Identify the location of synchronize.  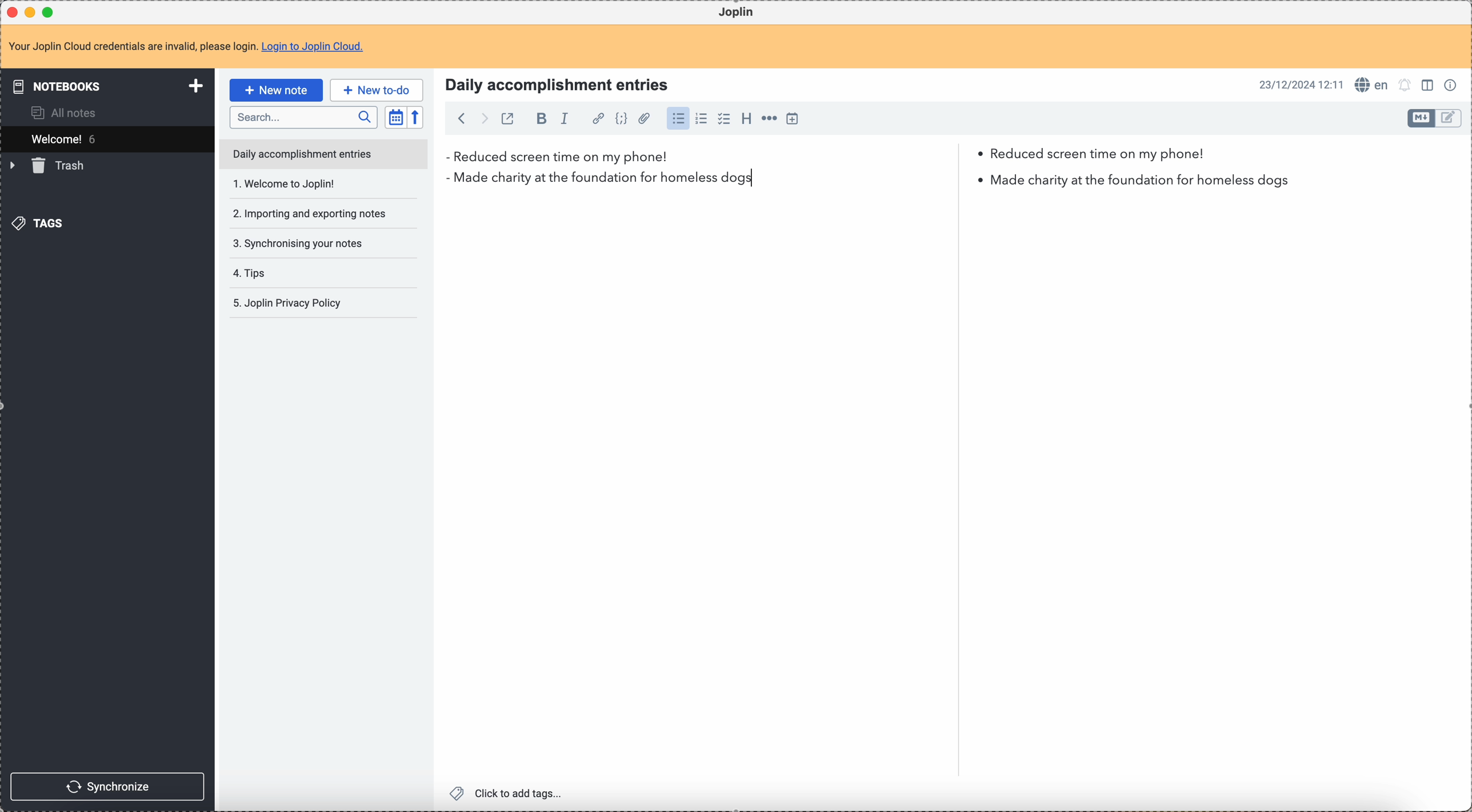
(107, 785).